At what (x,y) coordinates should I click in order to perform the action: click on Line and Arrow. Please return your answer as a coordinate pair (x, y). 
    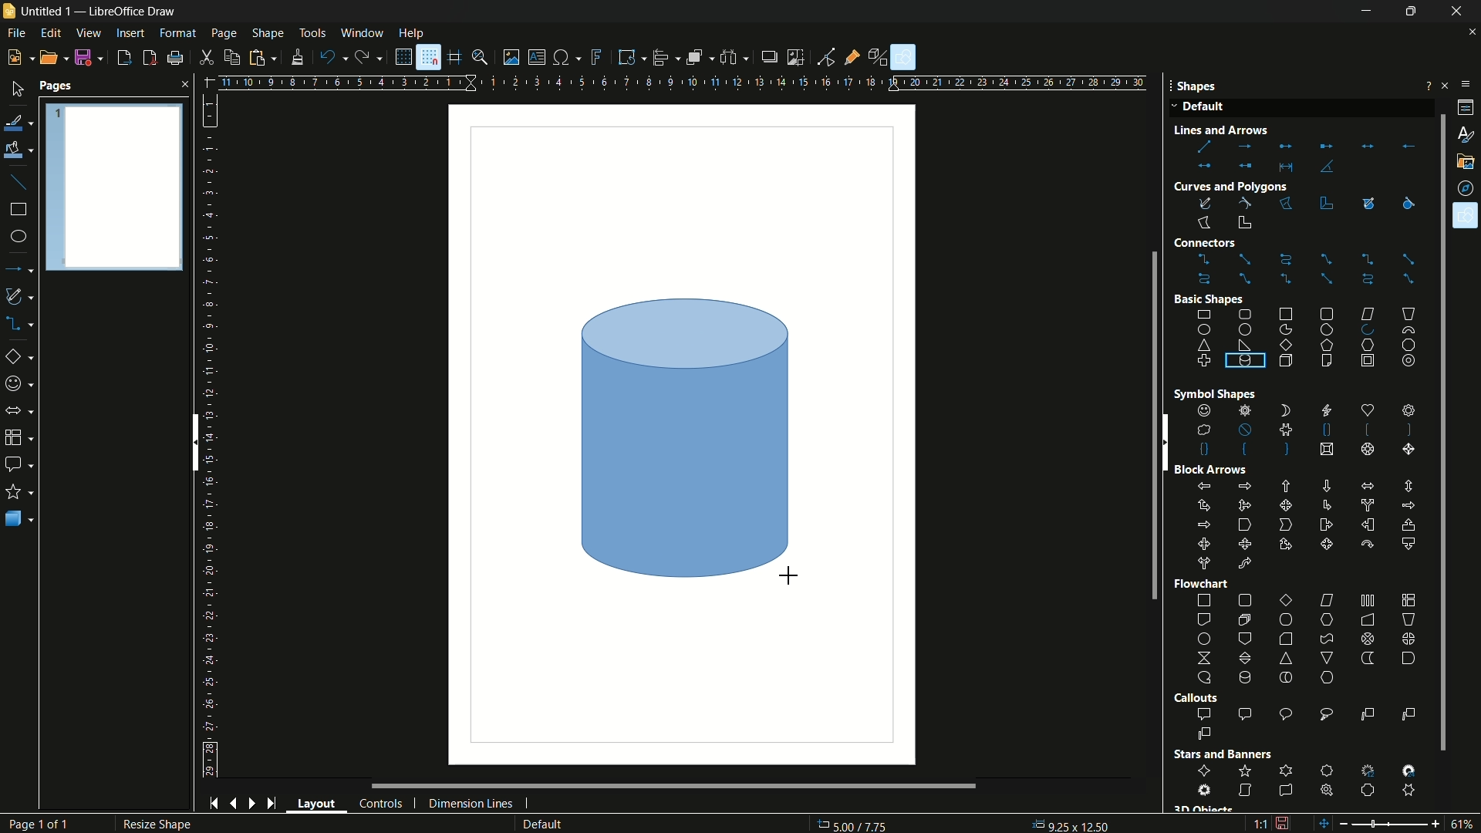
    Looking at the image, I should click on (1245, 130).